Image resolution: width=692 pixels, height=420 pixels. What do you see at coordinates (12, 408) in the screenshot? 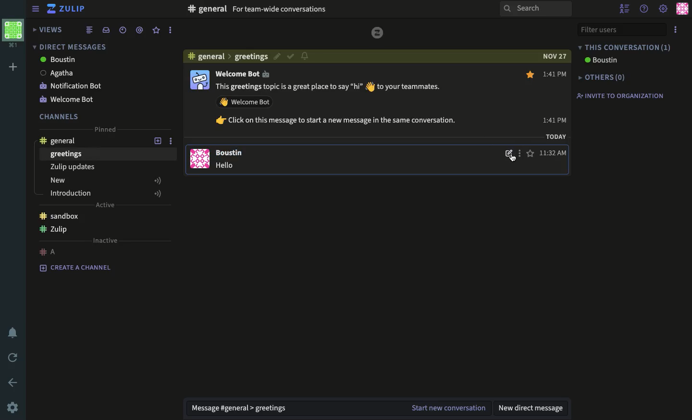
I see `settings` at bounding box center [12, 408].